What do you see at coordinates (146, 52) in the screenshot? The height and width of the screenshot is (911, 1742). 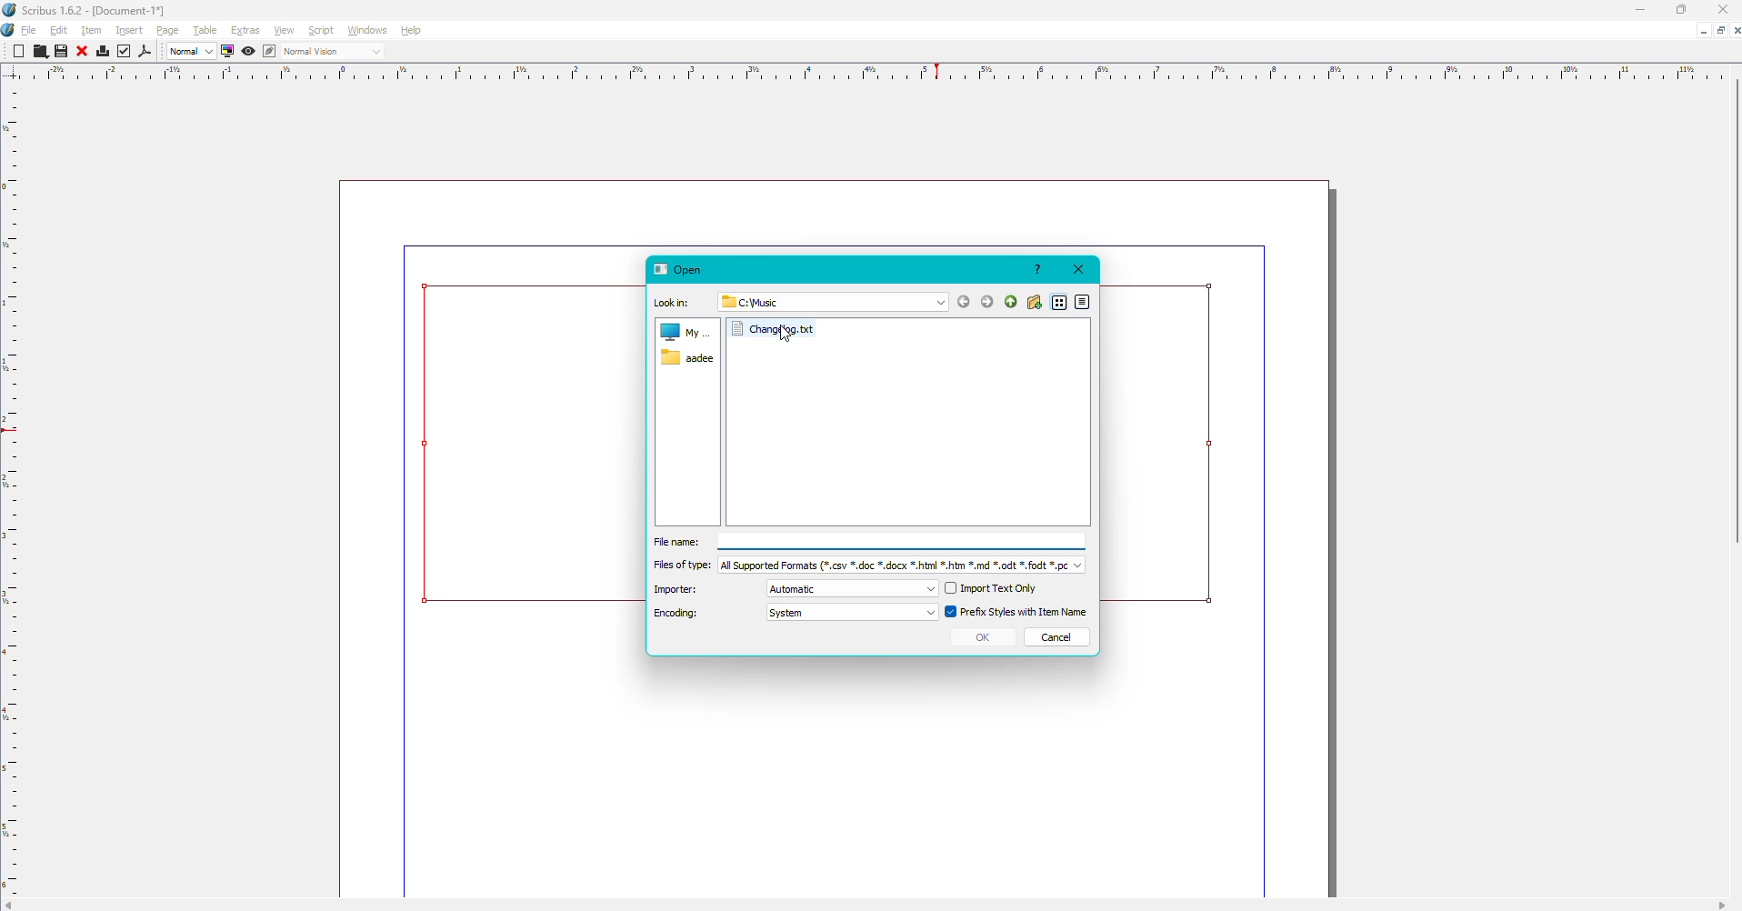 I see `PDF` at bounding box center [146, 52].